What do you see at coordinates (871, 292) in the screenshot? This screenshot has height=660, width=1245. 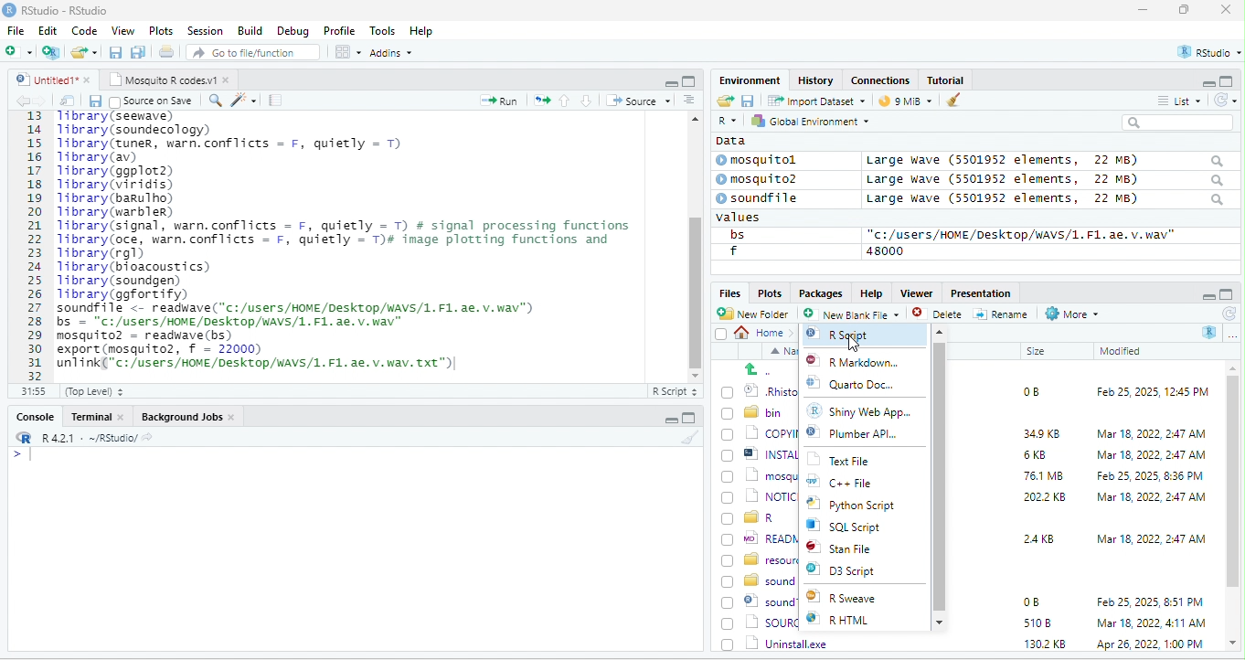 I see `Help` at bounding box center [871, 292].